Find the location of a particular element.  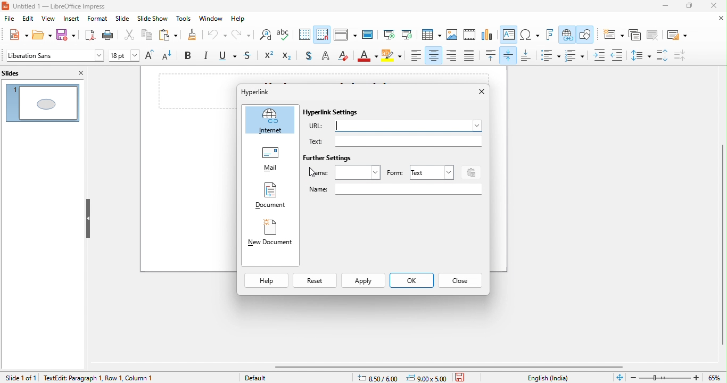

save is located at coordinates (65, 36).